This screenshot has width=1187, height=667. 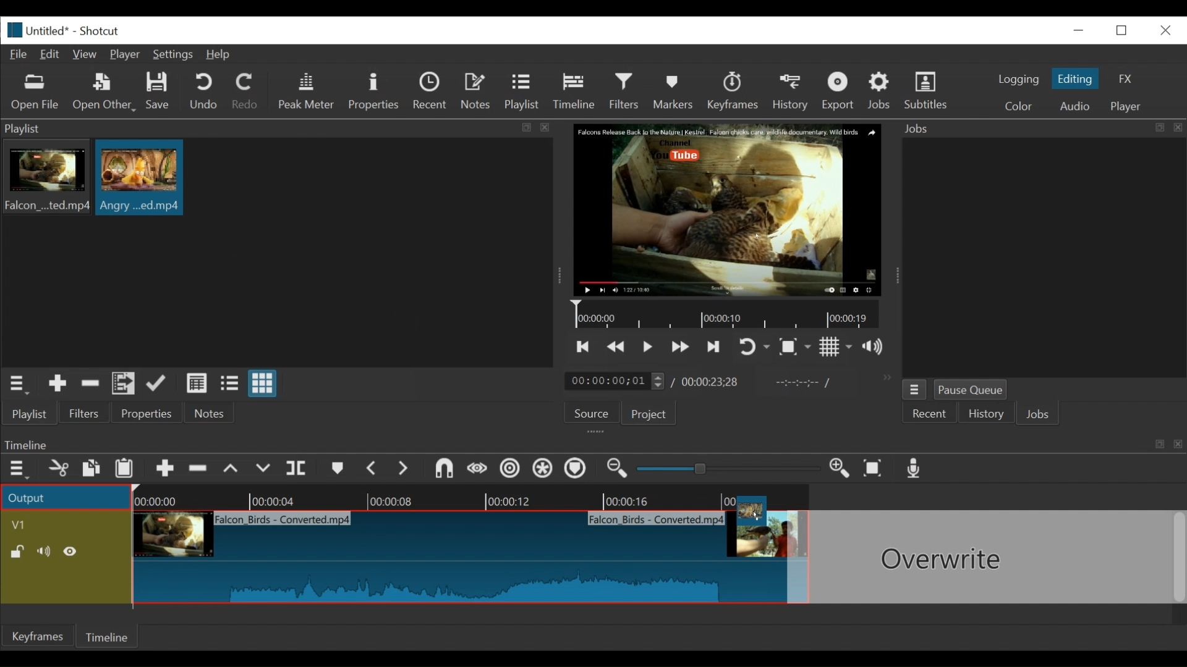 What do you see at coordinates (914, 388) in the screenshot?
I see `jobs menu` at bounding box center [914, 388].